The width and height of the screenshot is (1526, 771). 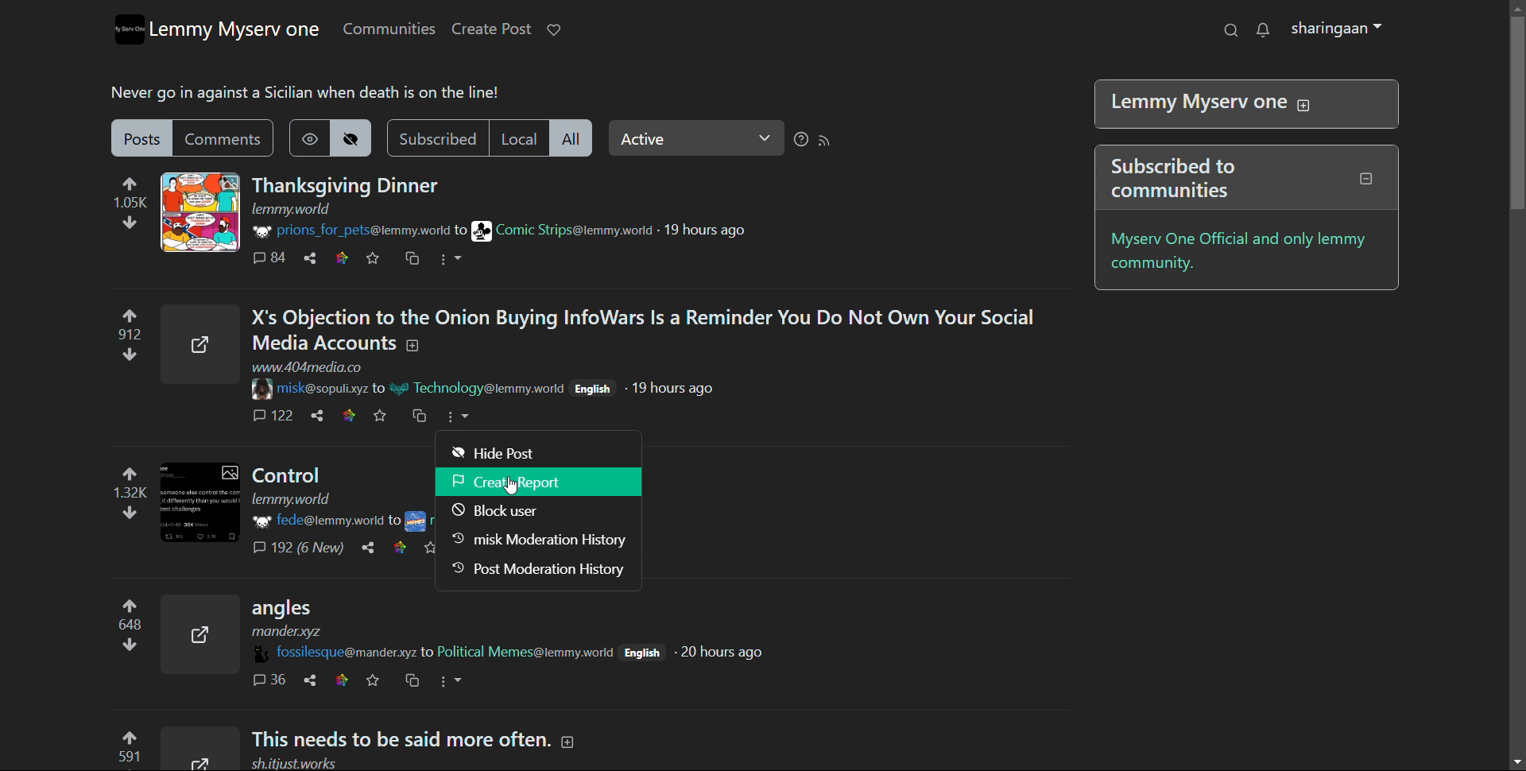 What do you see at coordinates (641, 649) in the screenshot?
I see `English` at bounding box center [641, 649].